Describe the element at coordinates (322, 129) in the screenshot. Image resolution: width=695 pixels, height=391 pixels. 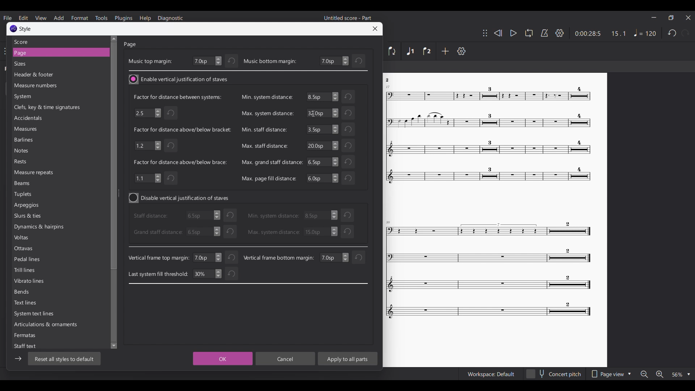
I see `3.5sp` at that location.